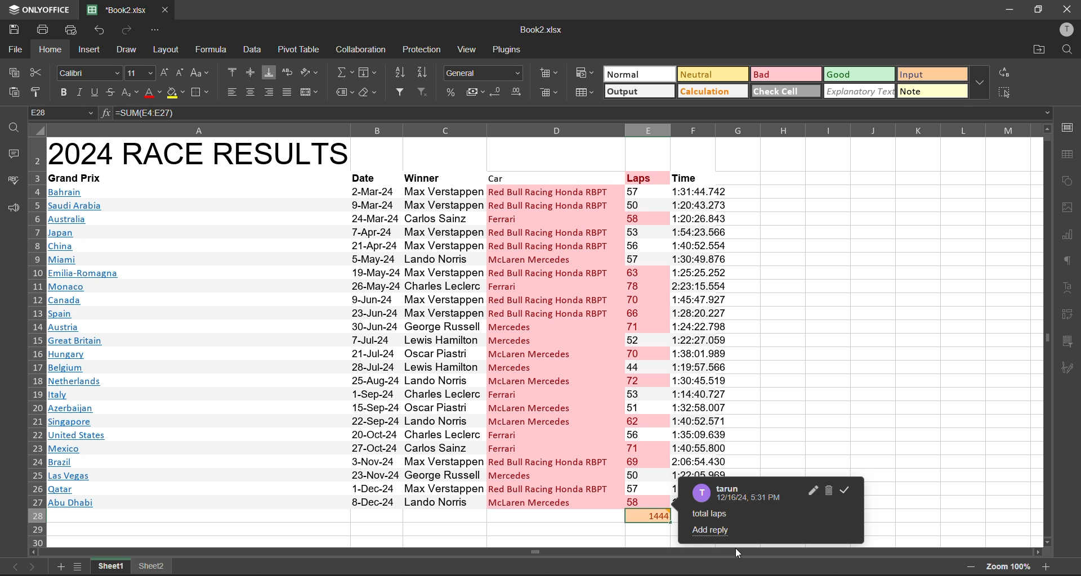 This screenshot has height=576, width=1081. Describe the element at coordinates (78, 566) in the screenshot. I see `sheet list` at that location.